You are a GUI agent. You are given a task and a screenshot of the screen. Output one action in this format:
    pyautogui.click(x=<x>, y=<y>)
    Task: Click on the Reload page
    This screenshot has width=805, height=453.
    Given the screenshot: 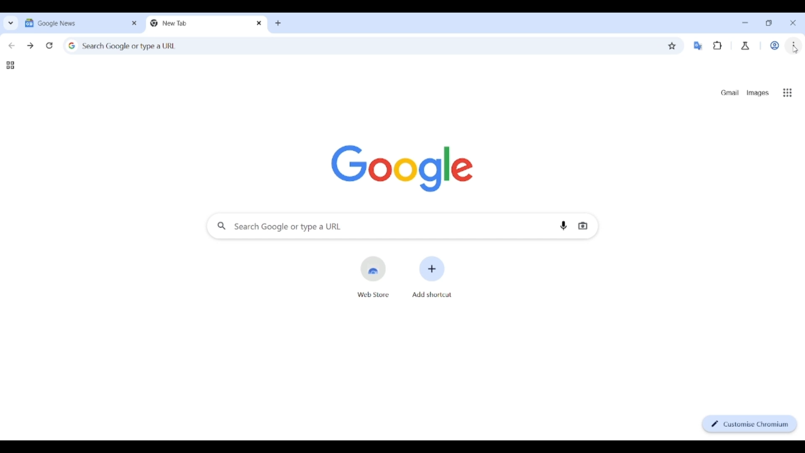 What is the action you would take?
    pyautogui.click(x=49, y=45)
    